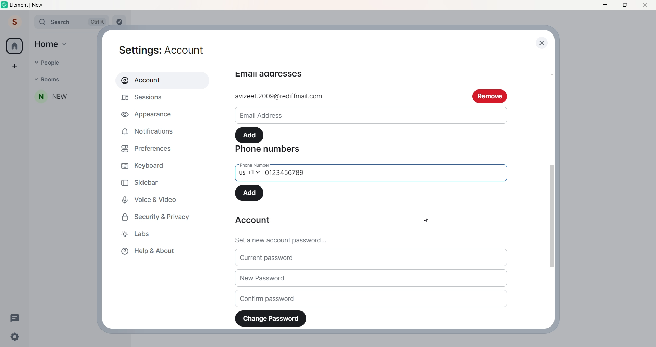 The image size is (656, 347). I want to click on close, so click(543, 44).